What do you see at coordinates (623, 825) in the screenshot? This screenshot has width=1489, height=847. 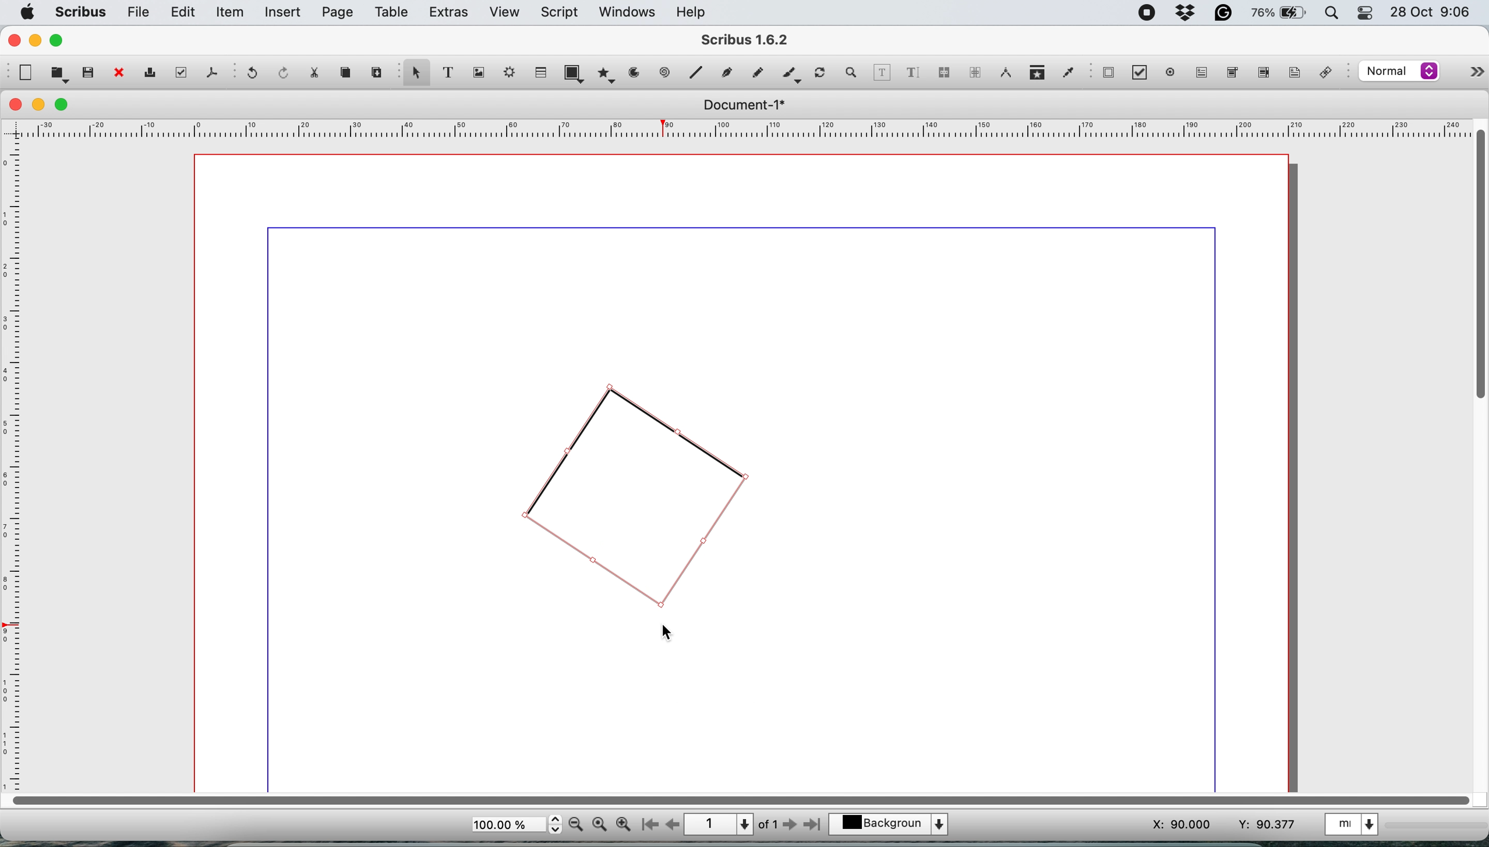 I see `zoom in` at bounding box center [623, 825].